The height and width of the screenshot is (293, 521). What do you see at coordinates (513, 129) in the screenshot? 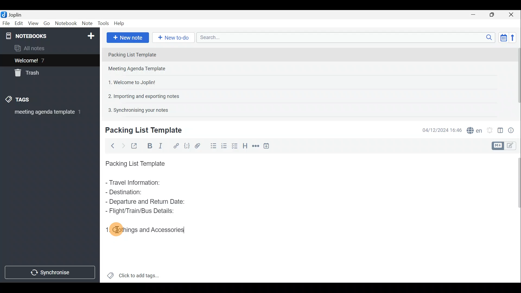
I see `Note properties` at bounding box center [513, 129].